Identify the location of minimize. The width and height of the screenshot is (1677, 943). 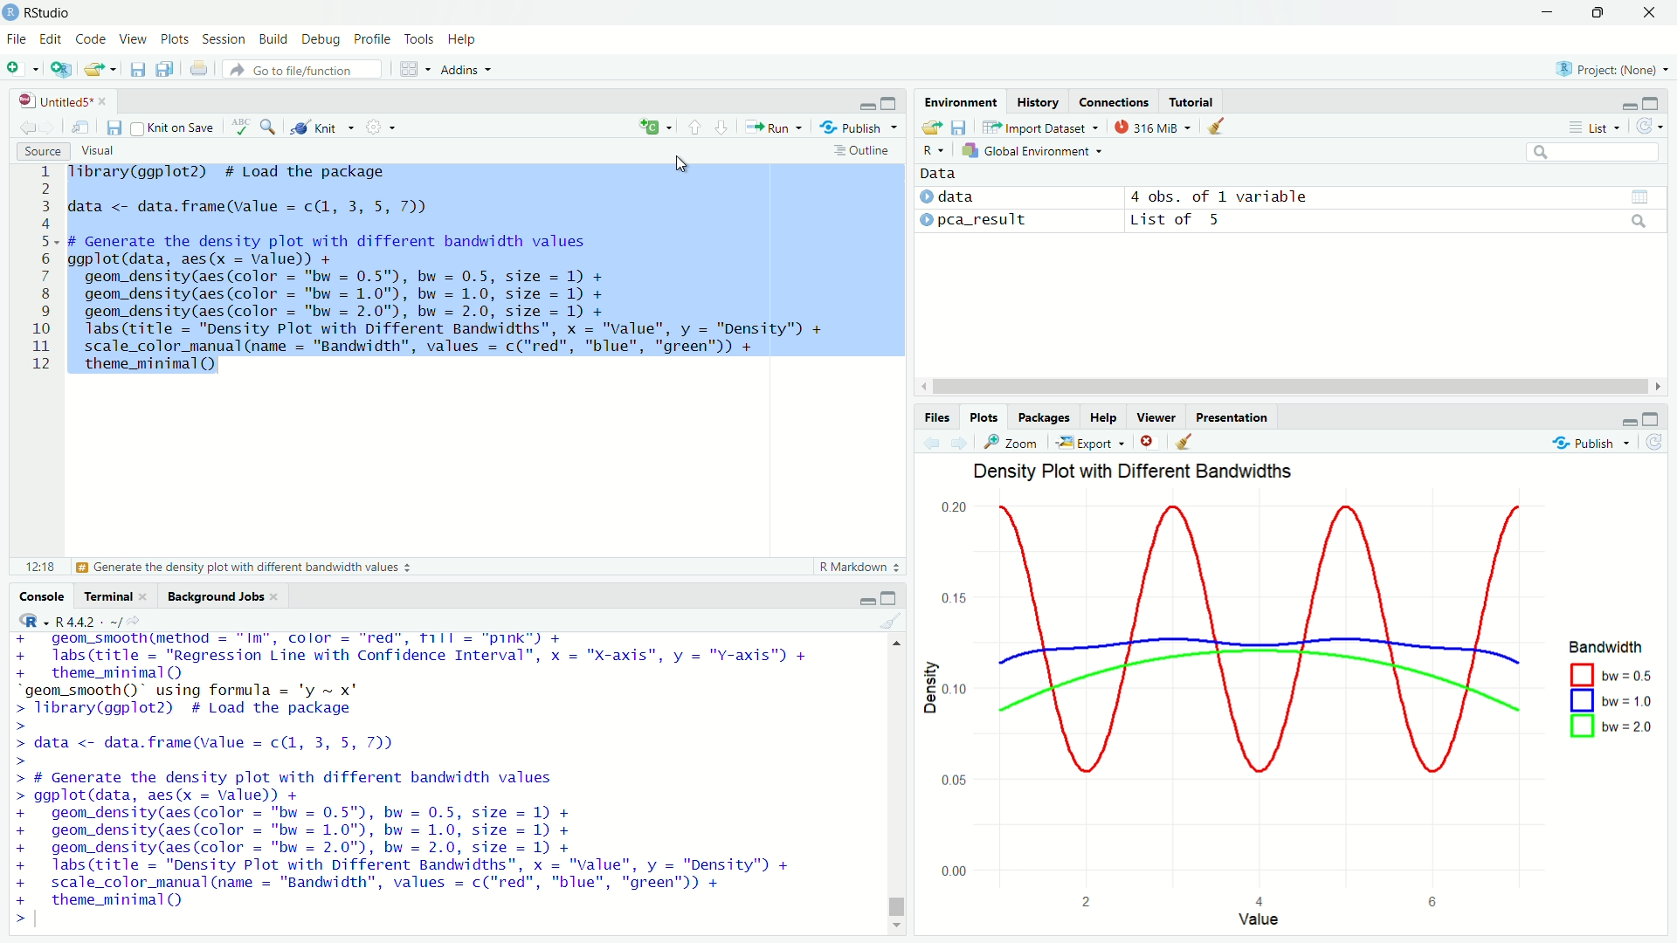
(866, 601).